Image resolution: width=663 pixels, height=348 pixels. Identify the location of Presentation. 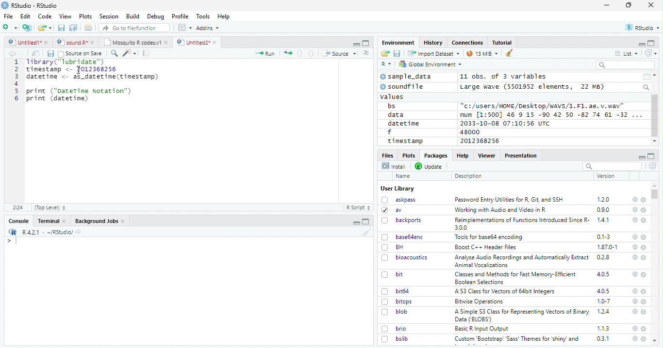
(521, 156).